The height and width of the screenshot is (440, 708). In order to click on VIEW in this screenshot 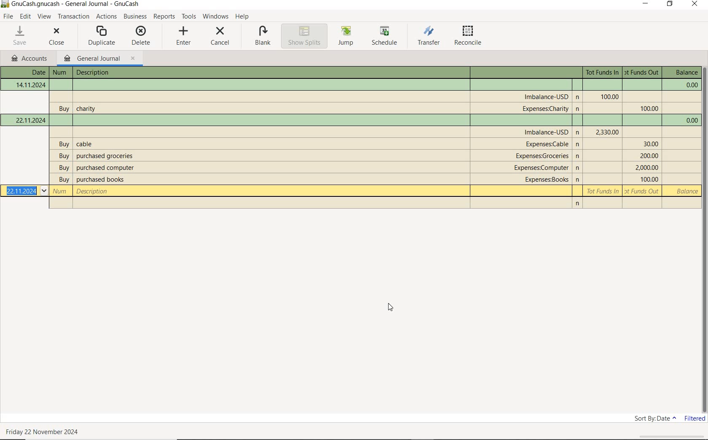, I will do `click(45, 17)`.